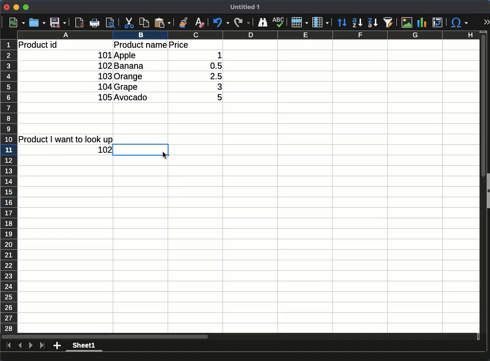  I want to click on finder, so click(263, 22).